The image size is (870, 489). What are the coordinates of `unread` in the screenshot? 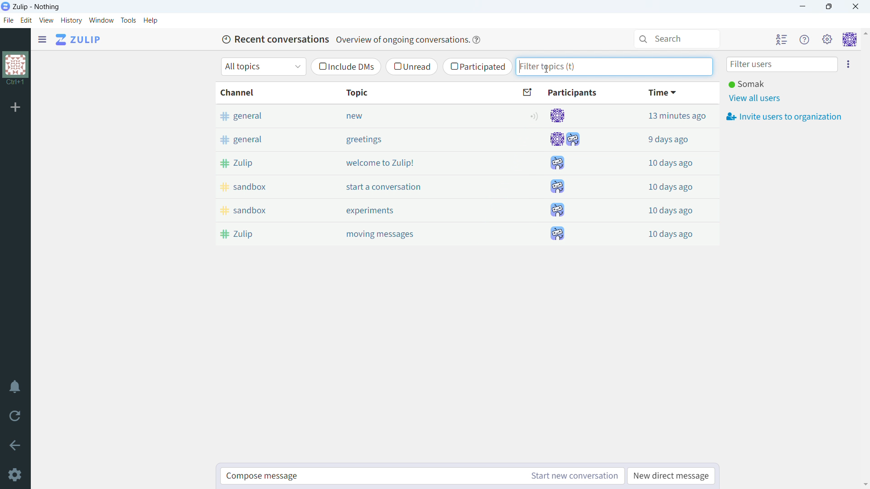 It's located at (412, 66).